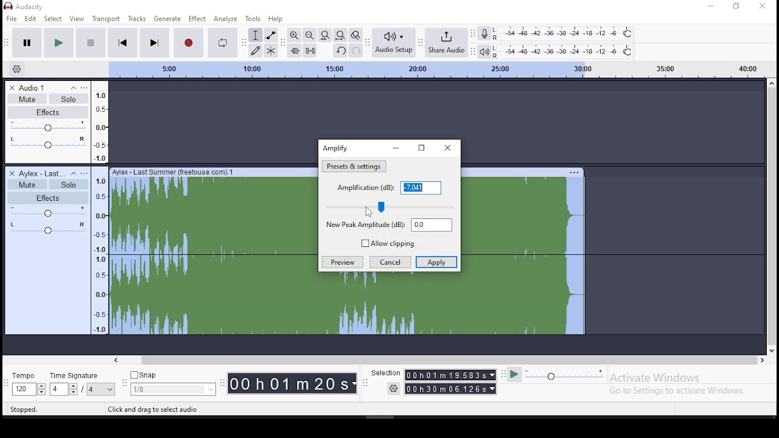 The height and width of the screenshot is (438, 779). Describe the element at coordinates (448, 41) in the screenshot. I see `share audio` at that location.